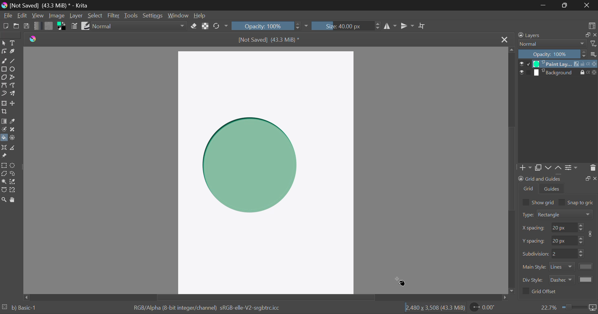 The width and height of the screenshot is (598, 314). Describe the element at coordinates (6, 26) in the screenshot. I see `New` at that location.